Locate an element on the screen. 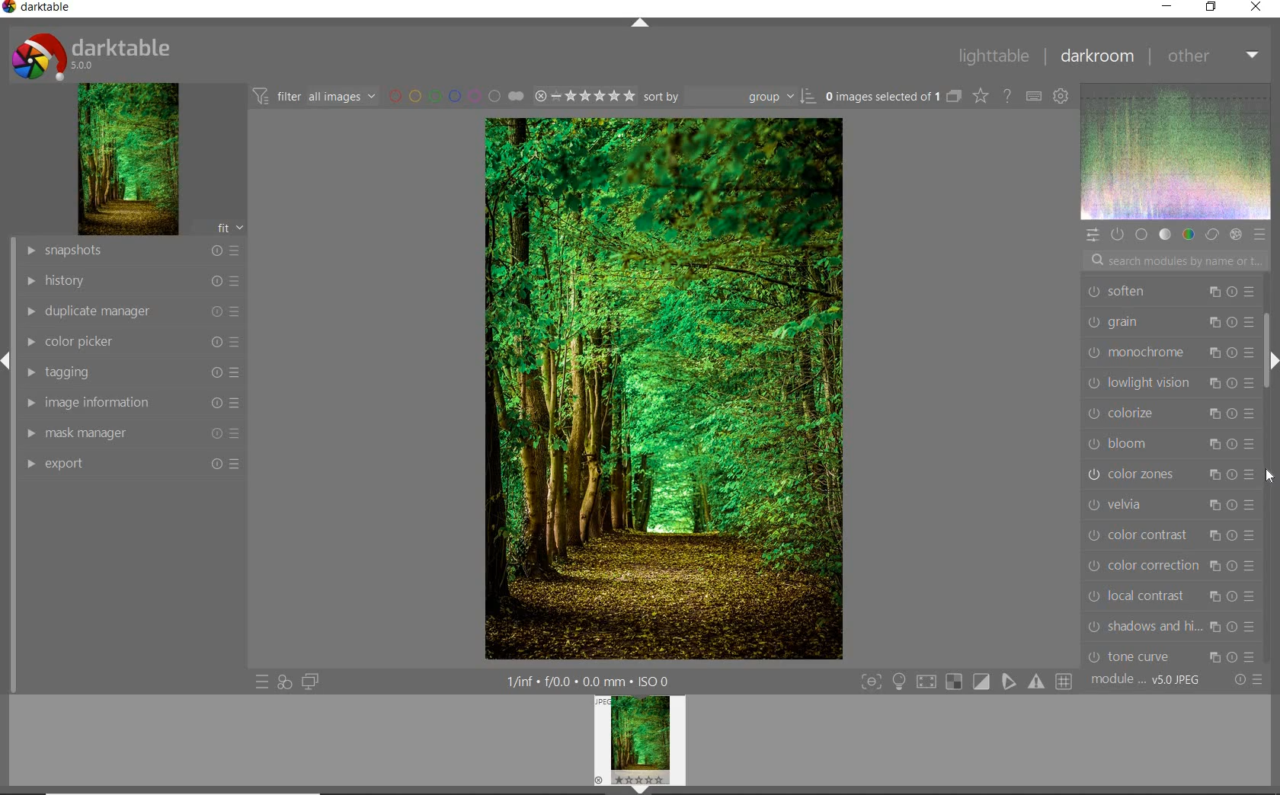 This screenshot has height=795, width=1280. SYSTEM LOGO & NAME is located at coordinates (92, 54).